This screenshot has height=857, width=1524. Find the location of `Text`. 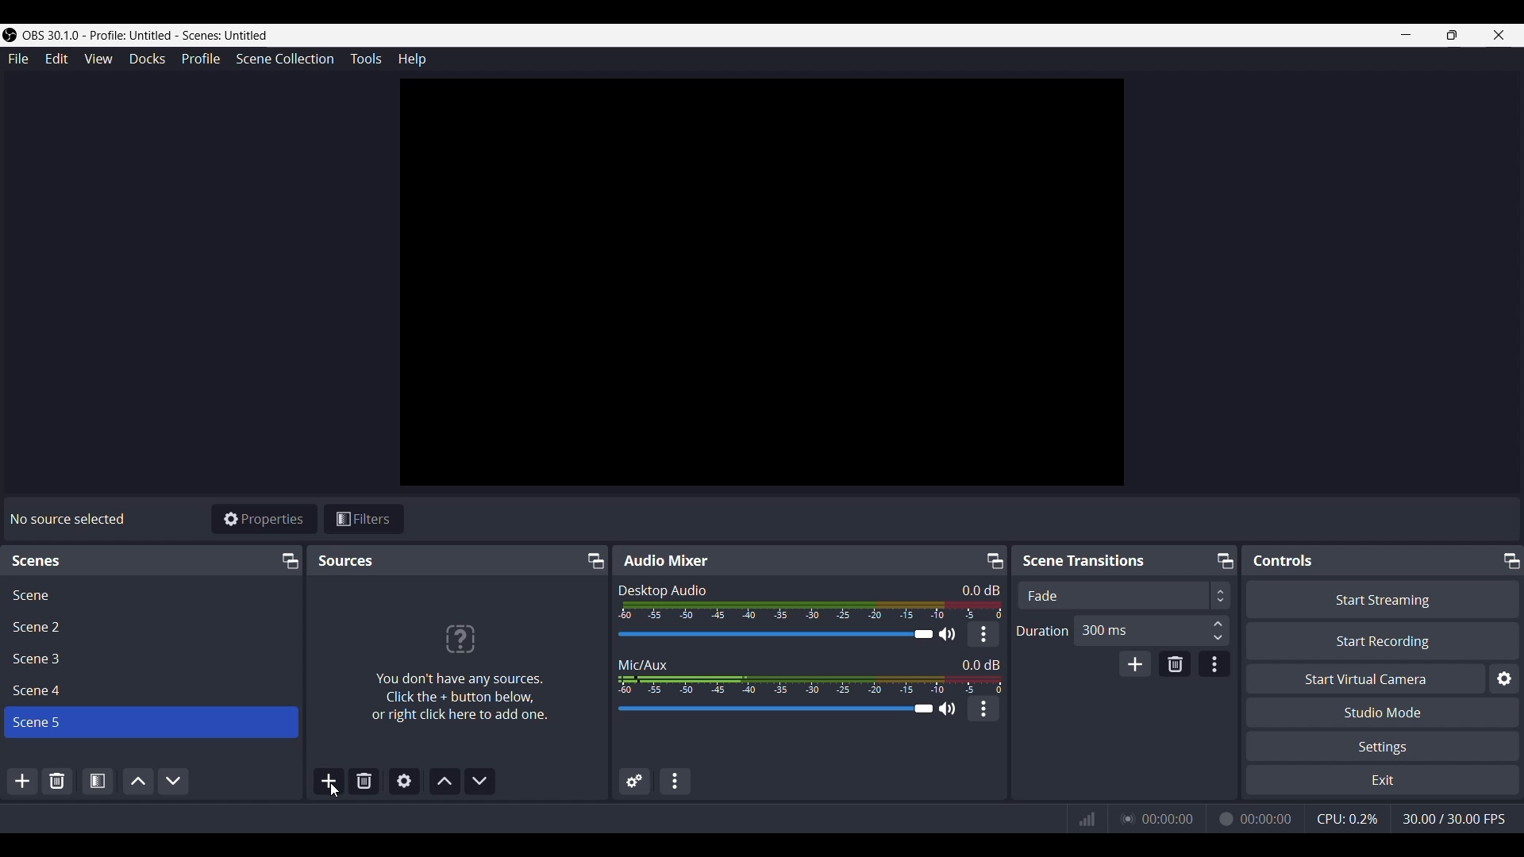

Text is located at coordinates (1283, 560).